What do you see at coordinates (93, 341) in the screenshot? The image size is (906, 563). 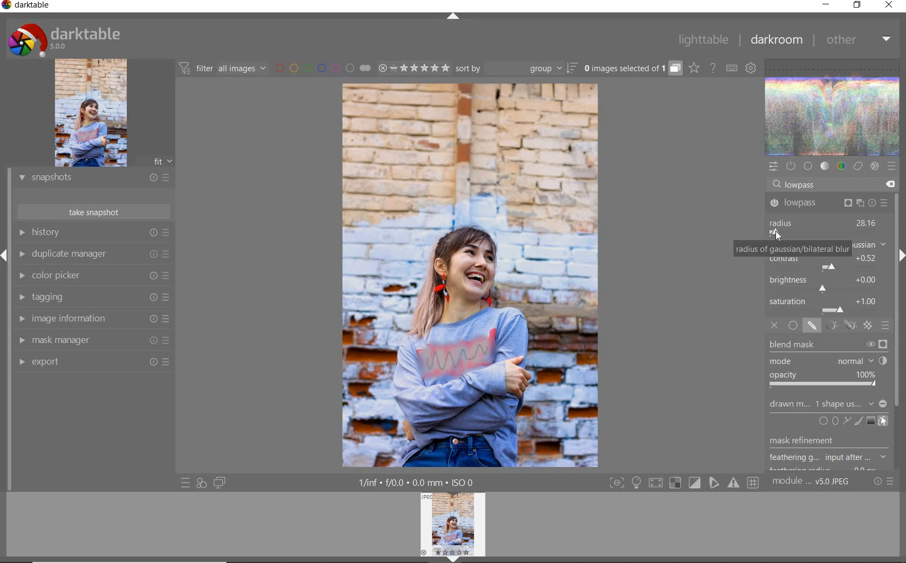 I see `mask manager` at bounding box center [93, 341].